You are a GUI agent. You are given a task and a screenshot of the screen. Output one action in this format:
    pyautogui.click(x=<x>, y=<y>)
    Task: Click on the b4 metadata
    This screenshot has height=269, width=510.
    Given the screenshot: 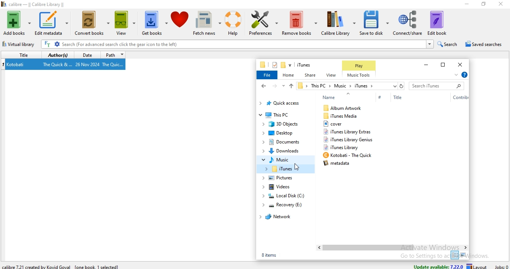 What is the action you would take?
    pyautogui.click(x=339, y=163)
    